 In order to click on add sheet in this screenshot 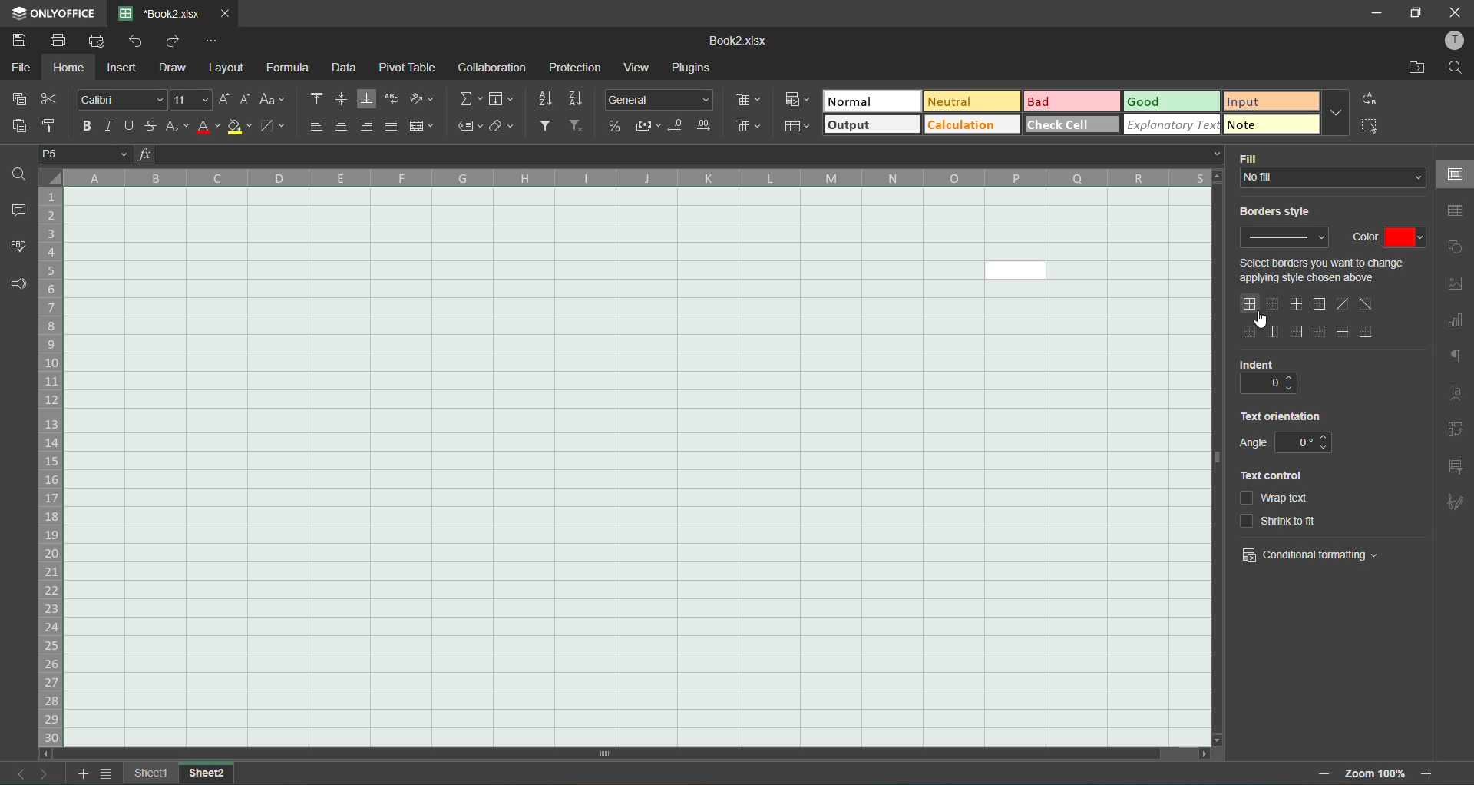, I will do `click(81, 773)`.